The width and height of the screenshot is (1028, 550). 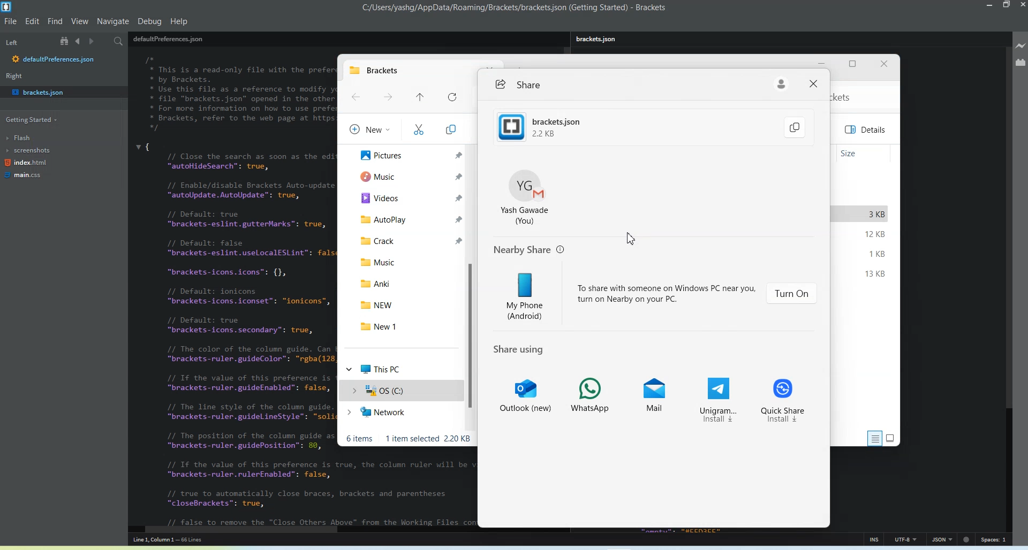 I want to click on Turn On, so click(x=792, y=293).